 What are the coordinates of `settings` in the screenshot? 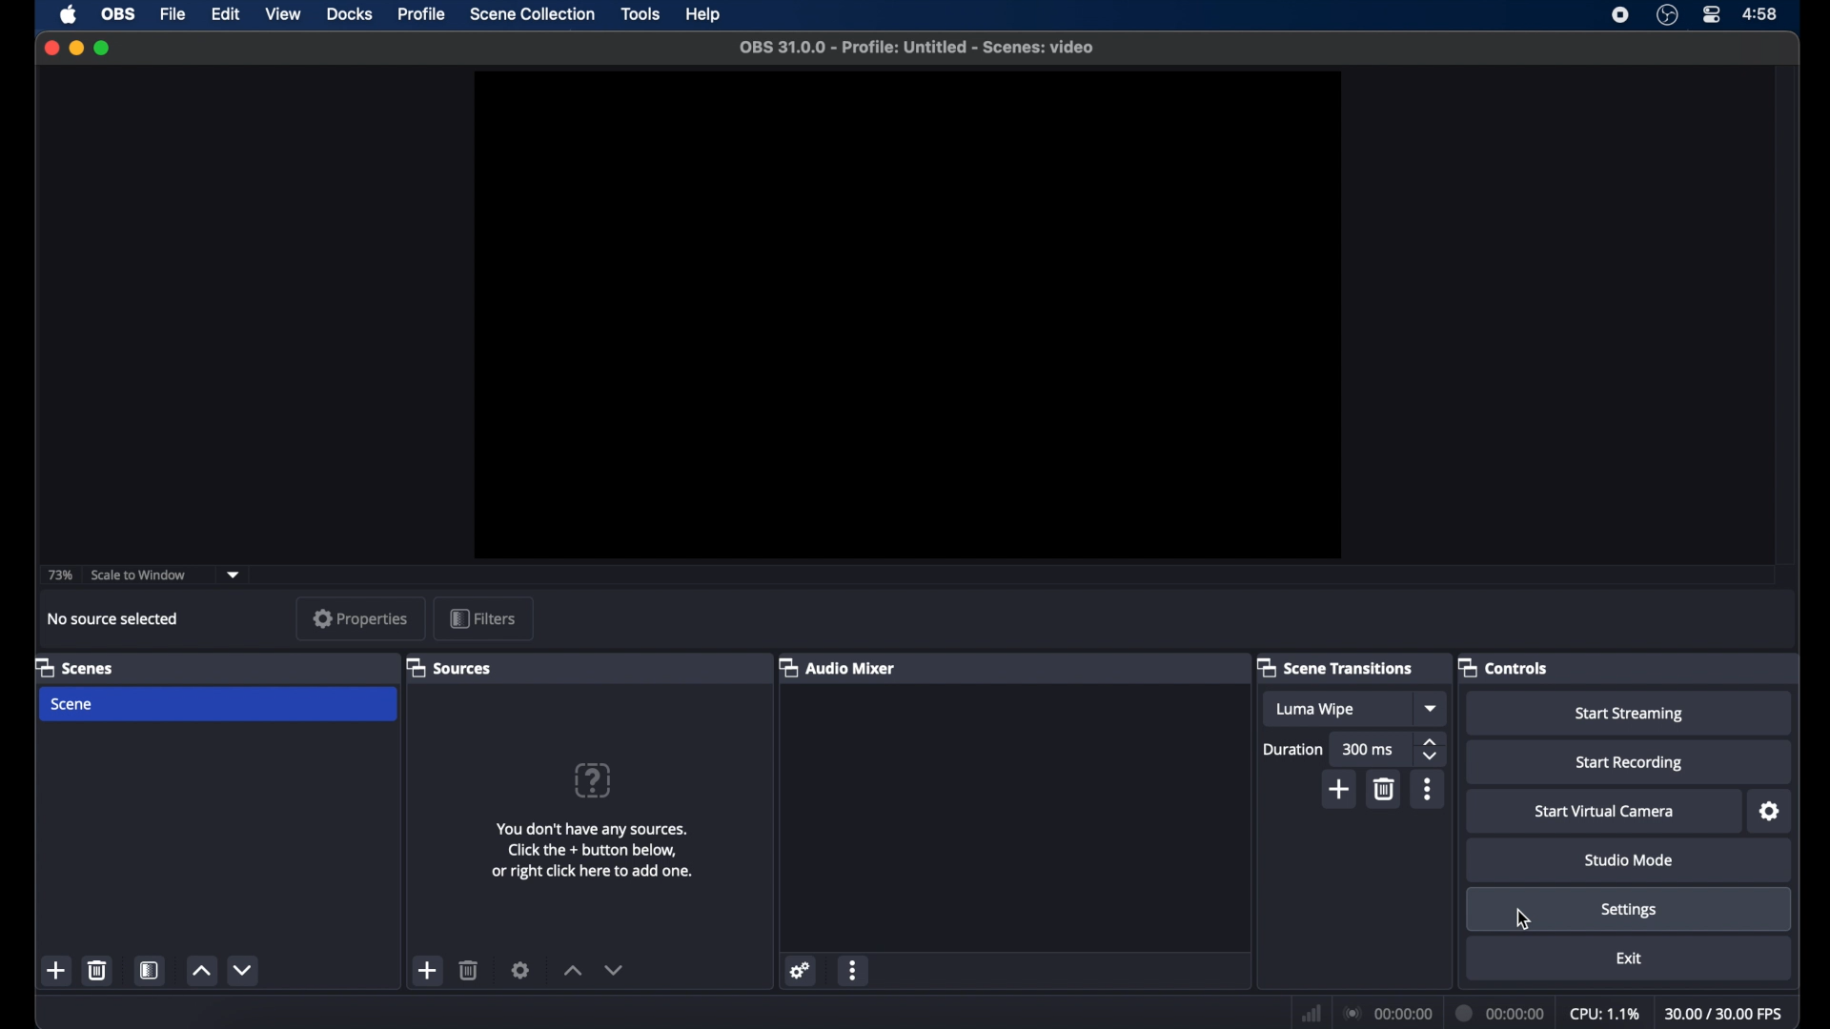 It's located at (520, 970).